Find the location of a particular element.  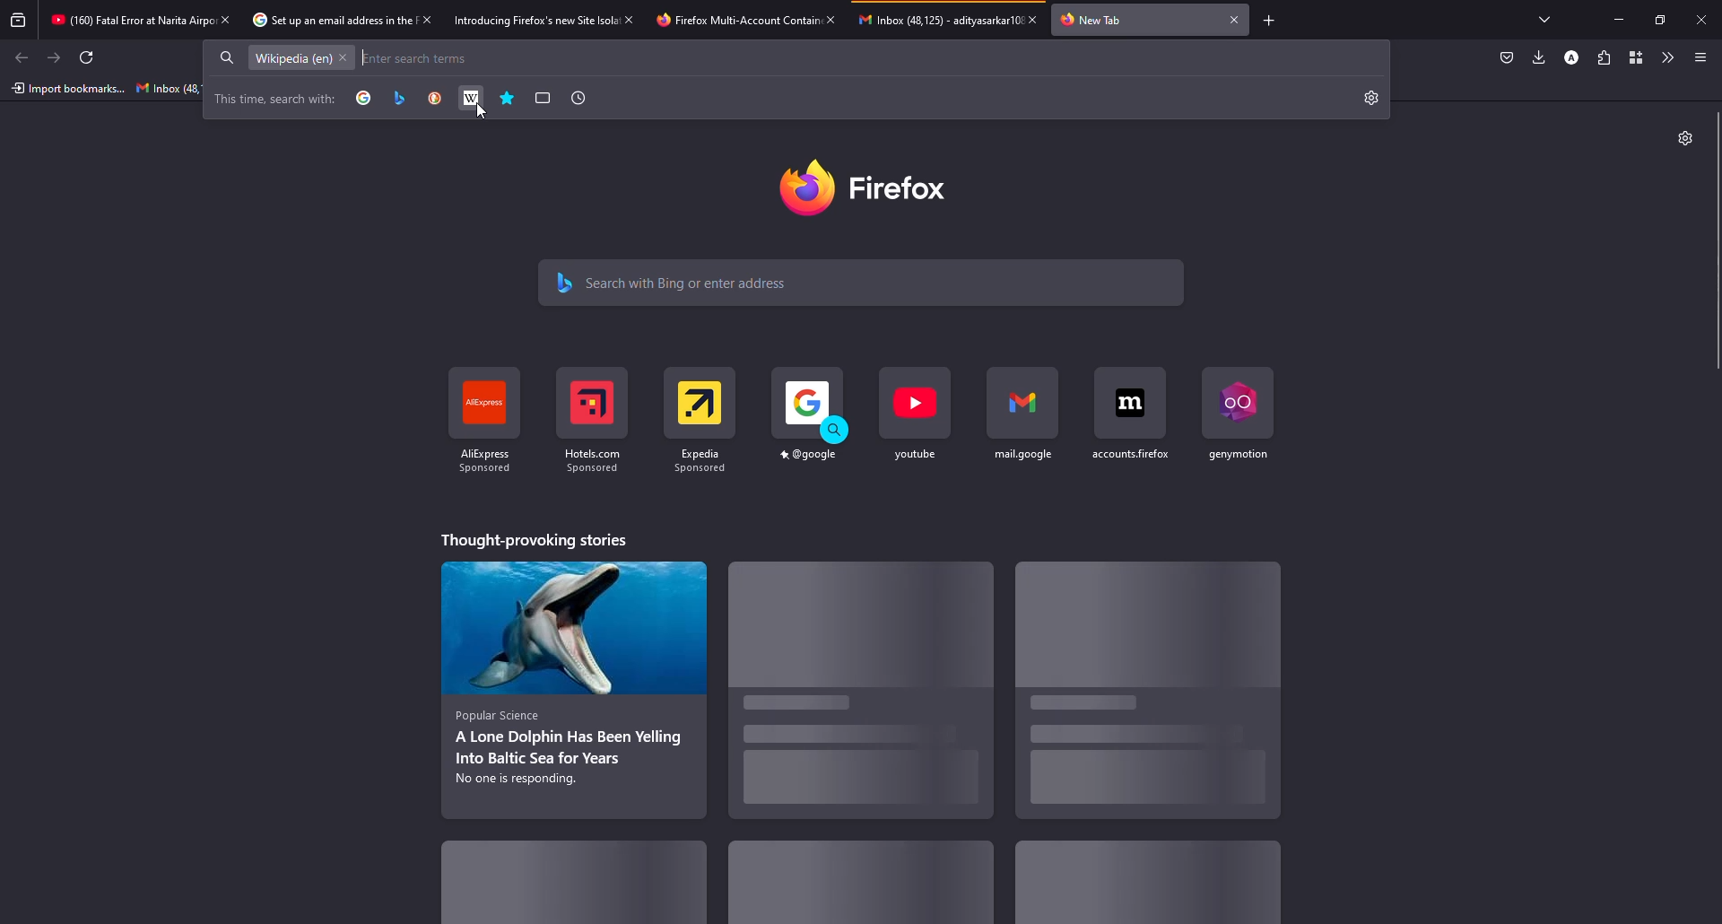

close is located at coordinates (226, 19).